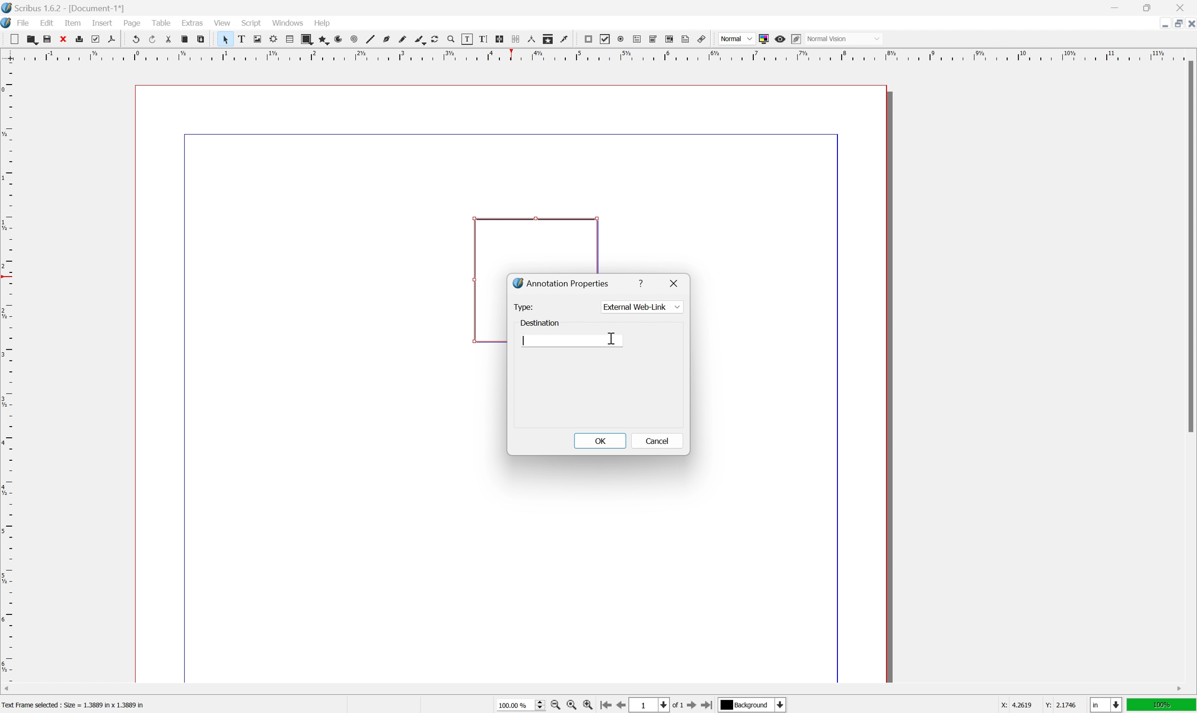  What do you see at coordinates (1148, 7) in the screenshot?
I see `restore down` at bounding box center [1148, 7].